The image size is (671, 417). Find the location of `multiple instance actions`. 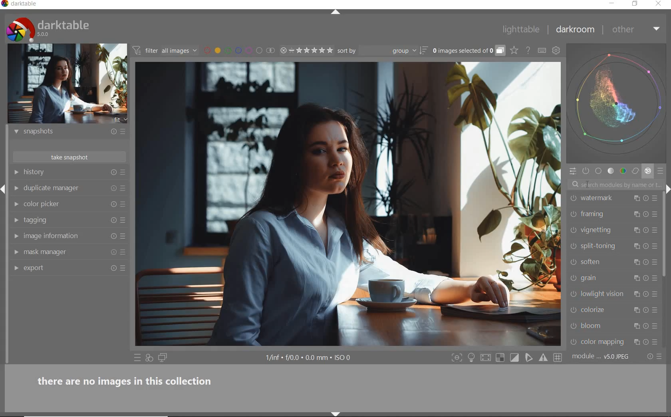

multiple instance actions is located at coordinates (635, 311).